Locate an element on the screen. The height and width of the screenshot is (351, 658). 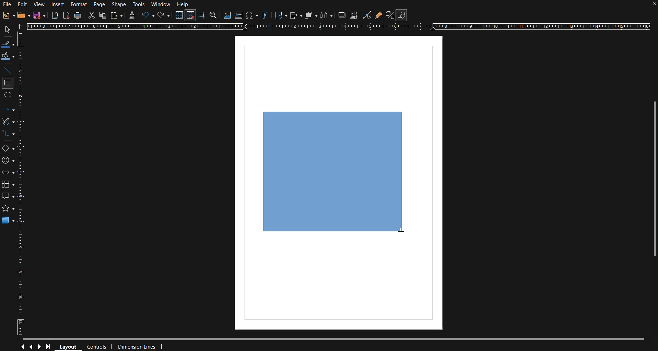
Window is located at coordinates (161, 4).